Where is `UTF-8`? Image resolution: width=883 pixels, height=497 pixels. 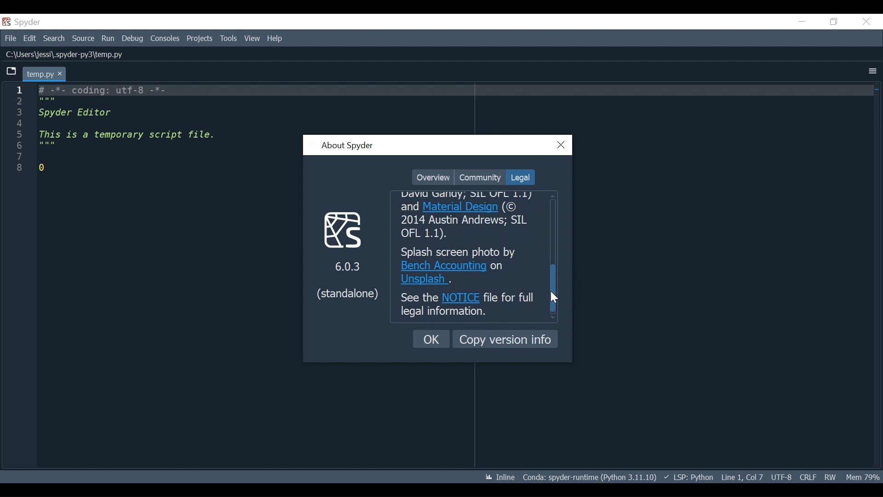
UTF-8 is located at coordinates (783, 476).